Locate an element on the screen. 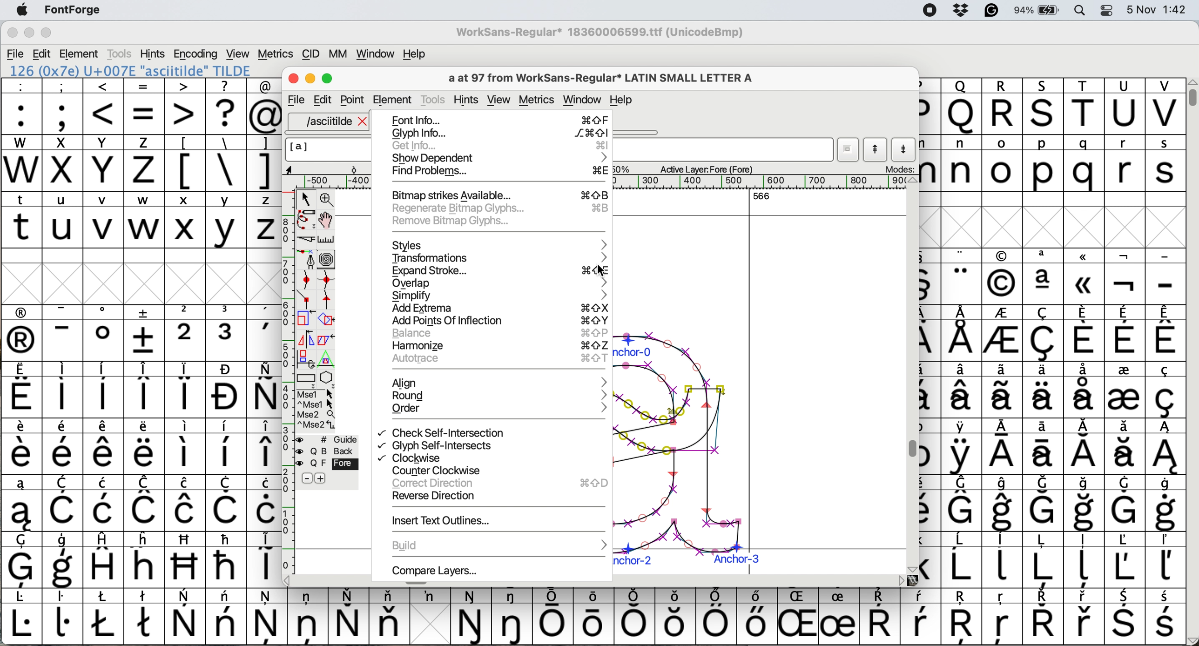 The image size is (1199, 646). symbol is located at coordinates (1125, 618).